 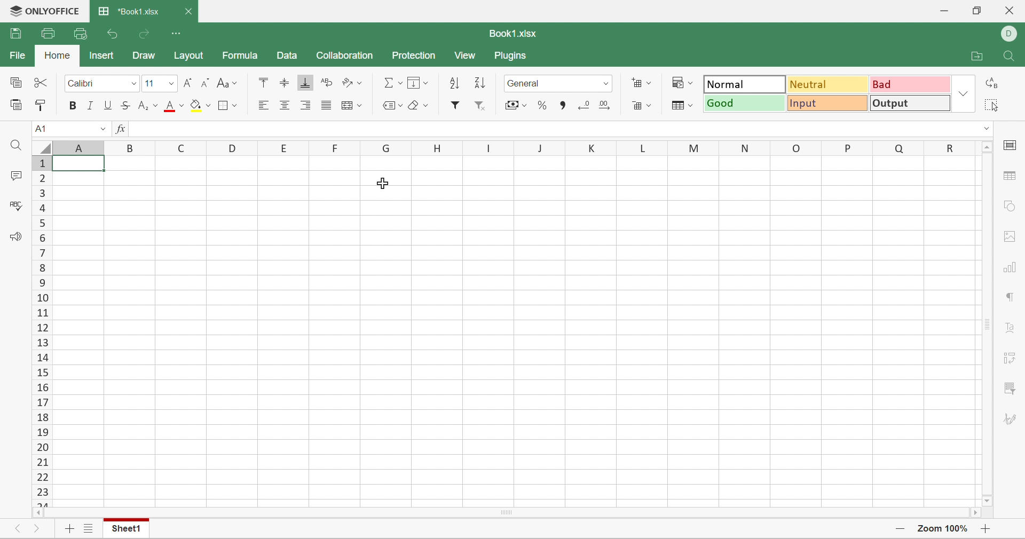 I want to click on Print file, so click(x=48, y=34).